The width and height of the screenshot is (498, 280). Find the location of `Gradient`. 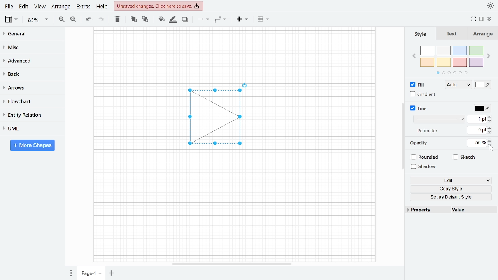

Gradient is located at coordinates (423, 94).